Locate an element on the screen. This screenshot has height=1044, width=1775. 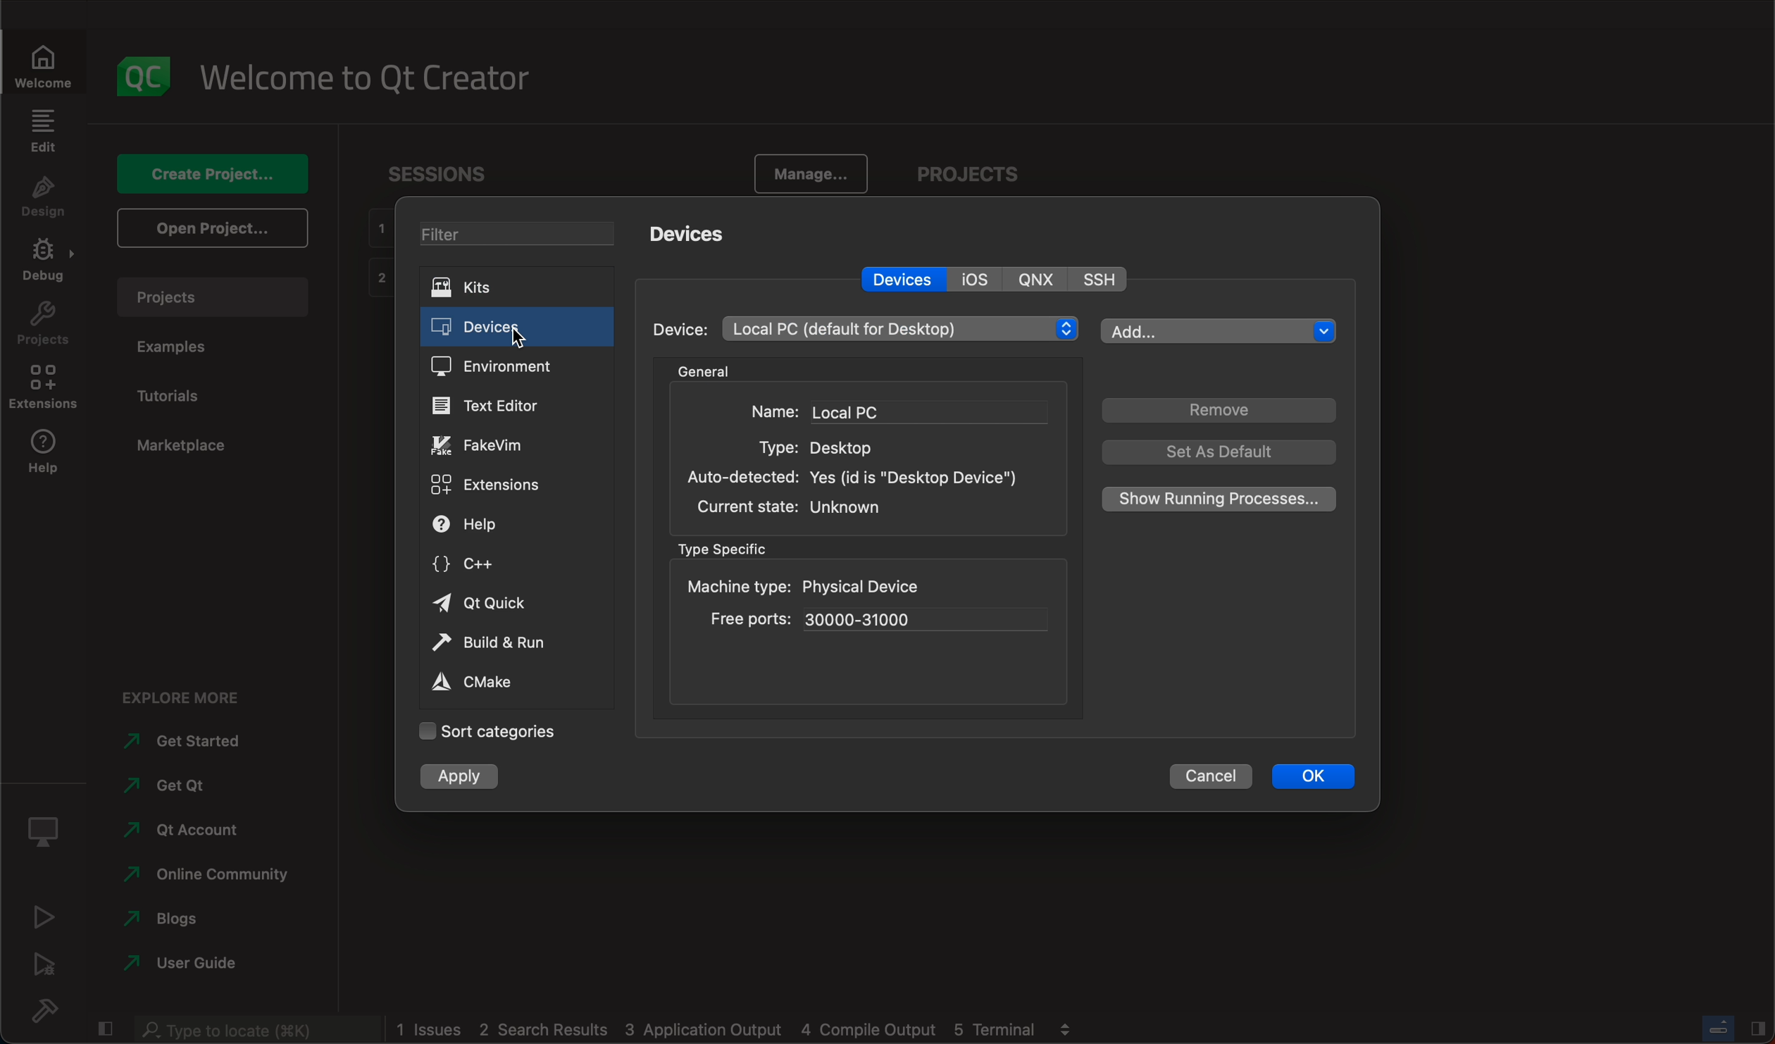
create project is located at coordinates (219, 173).